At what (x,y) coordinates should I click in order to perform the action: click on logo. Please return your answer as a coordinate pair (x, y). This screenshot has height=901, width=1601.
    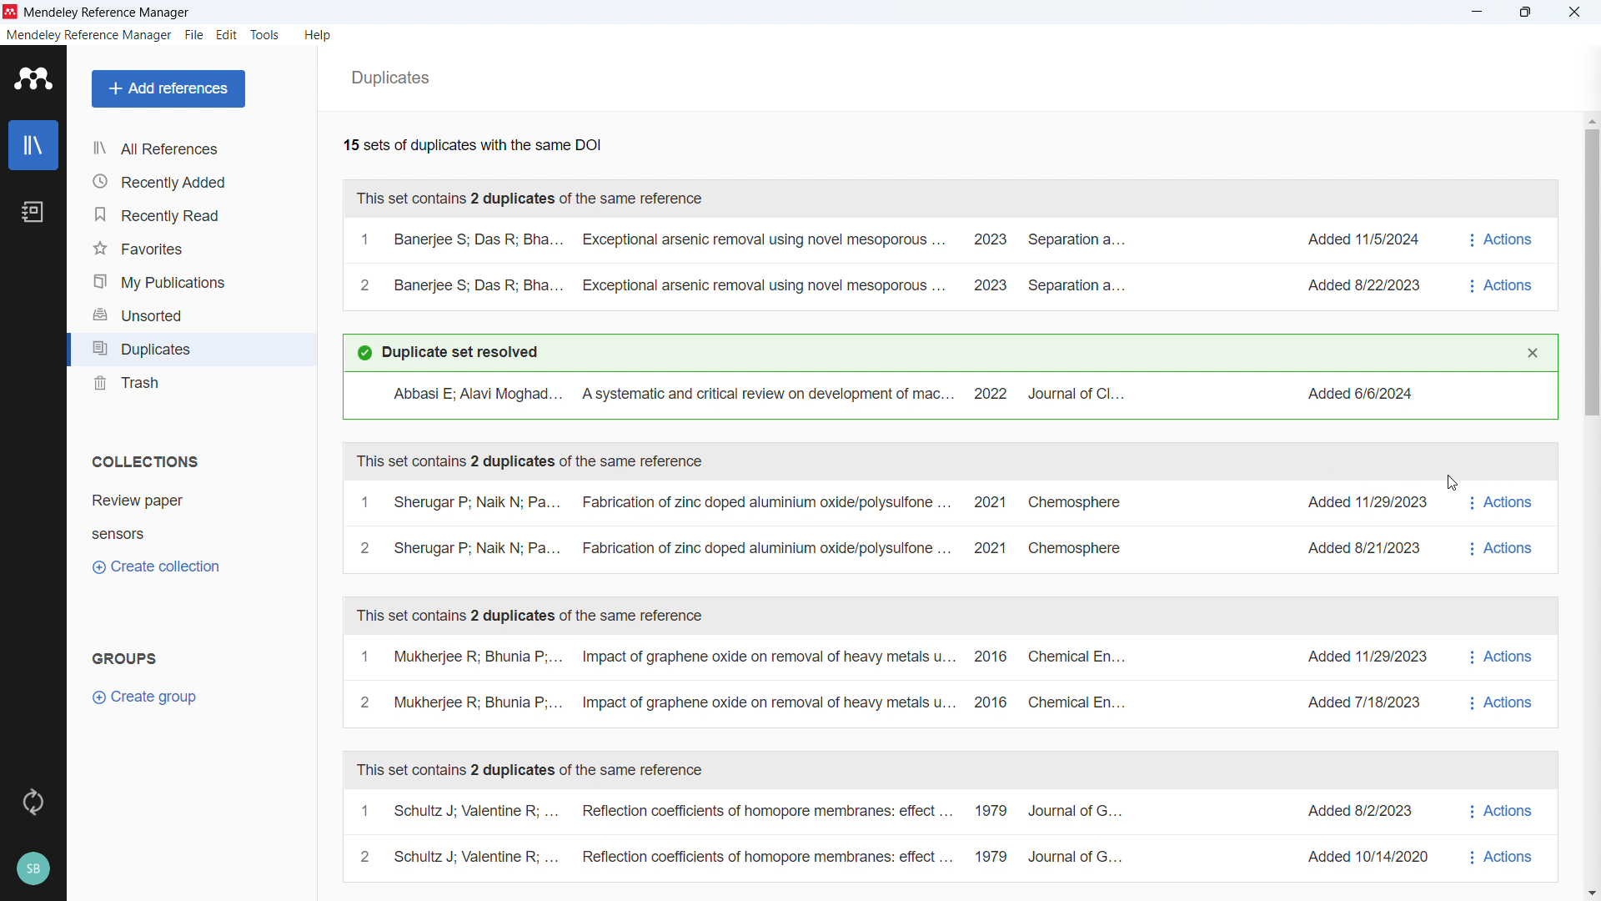
    Looking at the image, I should click on (33, 80).